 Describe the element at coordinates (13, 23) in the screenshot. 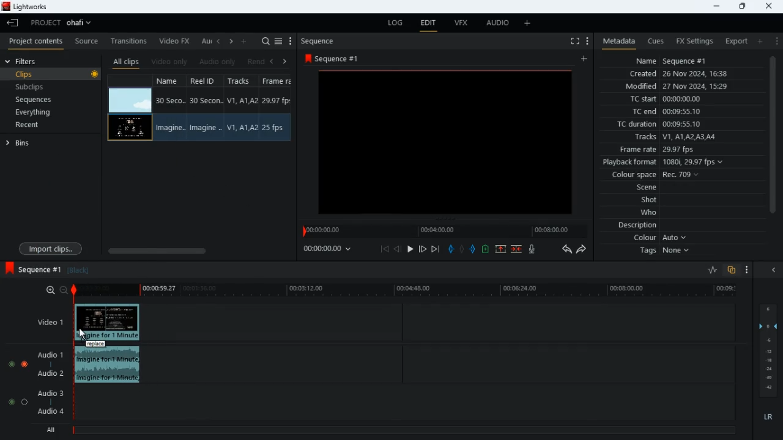

I see `leave` at that location.